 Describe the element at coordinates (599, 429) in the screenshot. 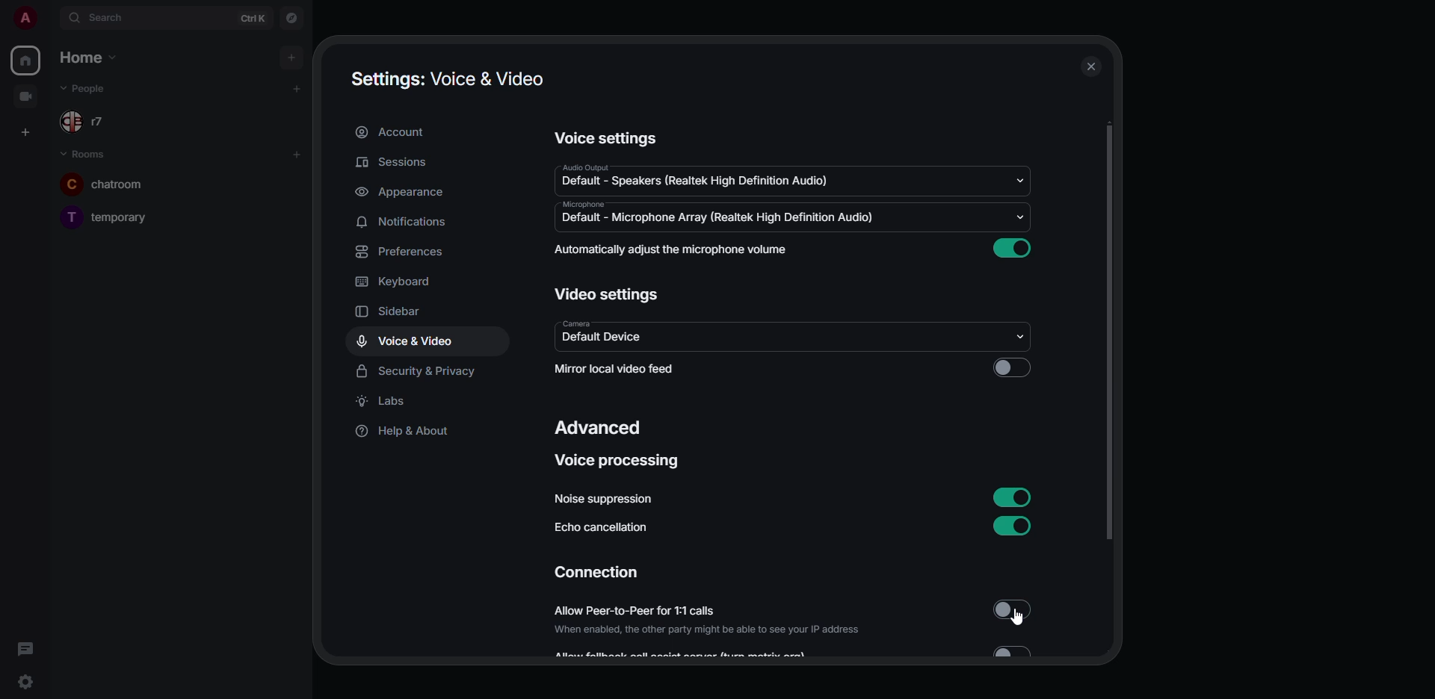

I see `advanced` at that location.